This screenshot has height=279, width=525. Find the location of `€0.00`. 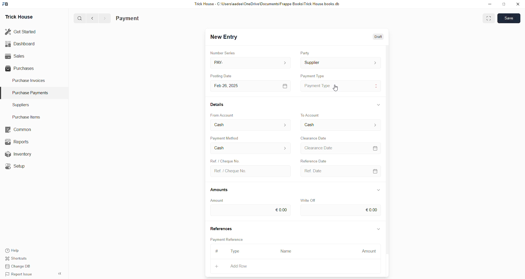

€0.00 is located at coordinates (340, 210).